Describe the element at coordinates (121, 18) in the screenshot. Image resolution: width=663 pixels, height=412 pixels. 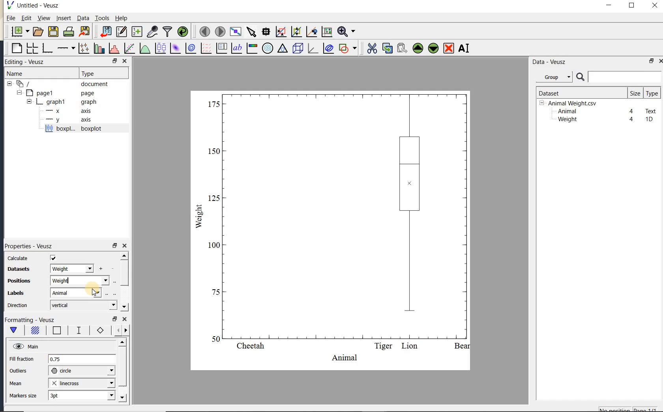
I see `Help` at that location.